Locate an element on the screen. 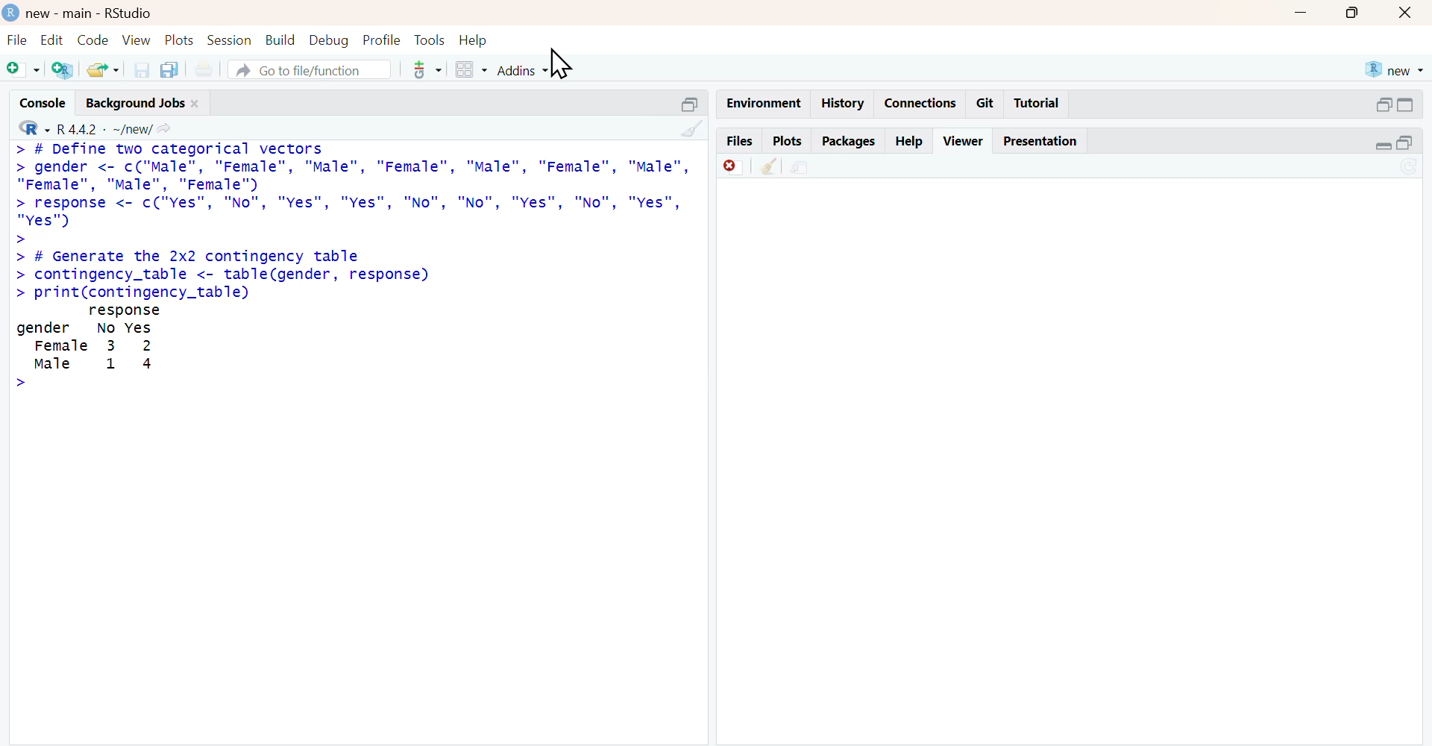  share is located at coordinates (801, 169).